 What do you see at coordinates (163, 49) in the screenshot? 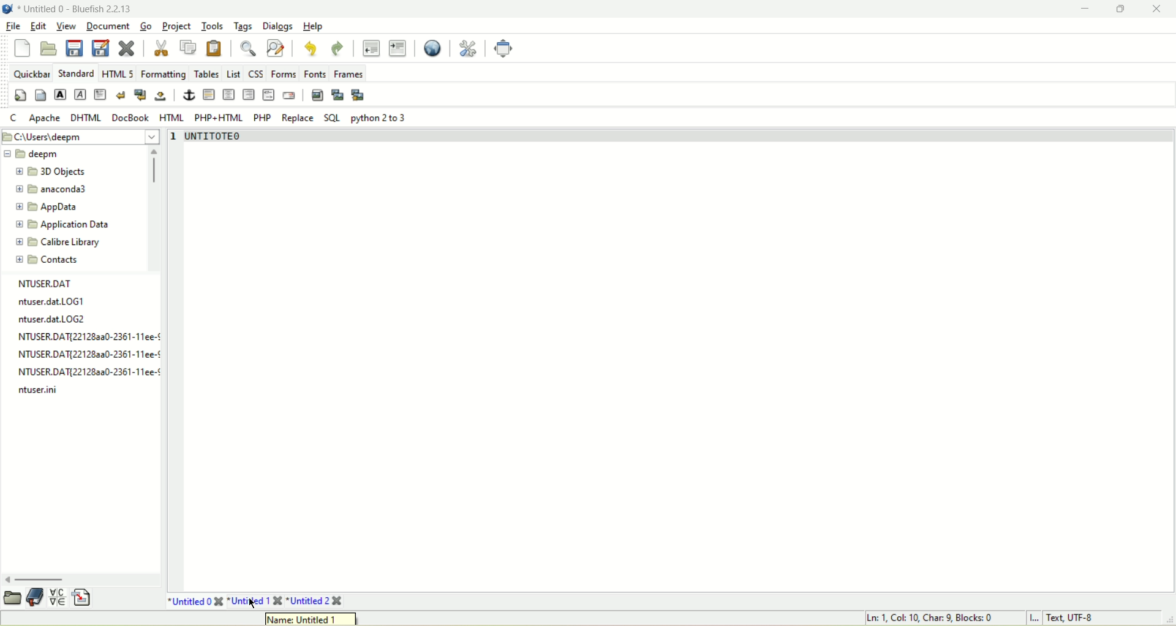
I see `cut` at bounding box center [163, 49].